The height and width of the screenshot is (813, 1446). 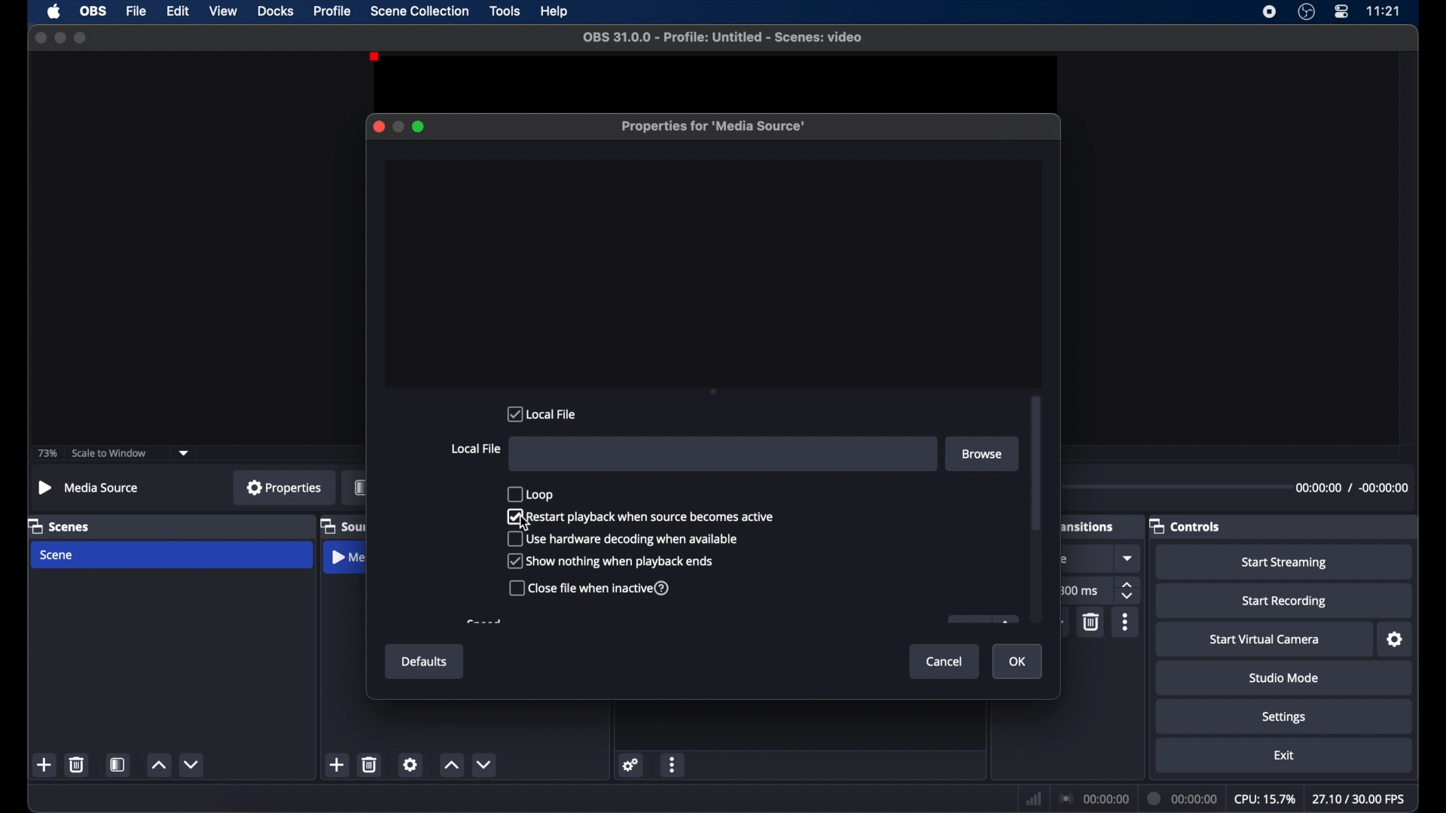 I want to click on fps, so click(x=1359, y=799).